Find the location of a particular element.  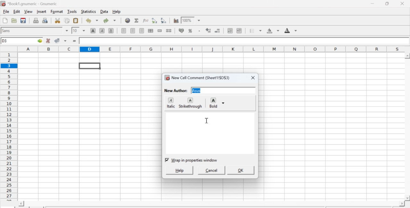

Underground is located at coordinates (111, 31).